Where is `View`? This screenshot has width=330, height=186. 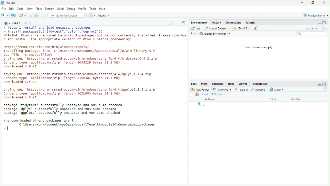
View is located at coordinates (29, 9).